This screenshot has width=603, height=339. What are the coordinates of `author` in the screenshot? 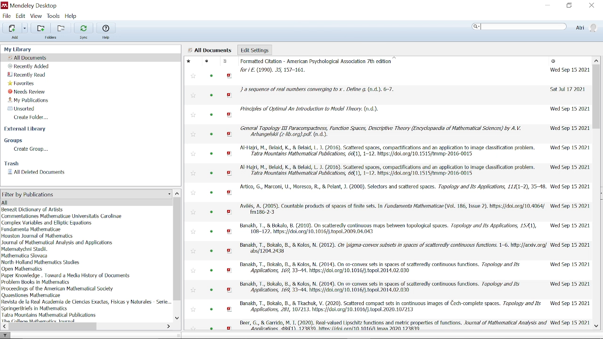 It's located at (32, 229).